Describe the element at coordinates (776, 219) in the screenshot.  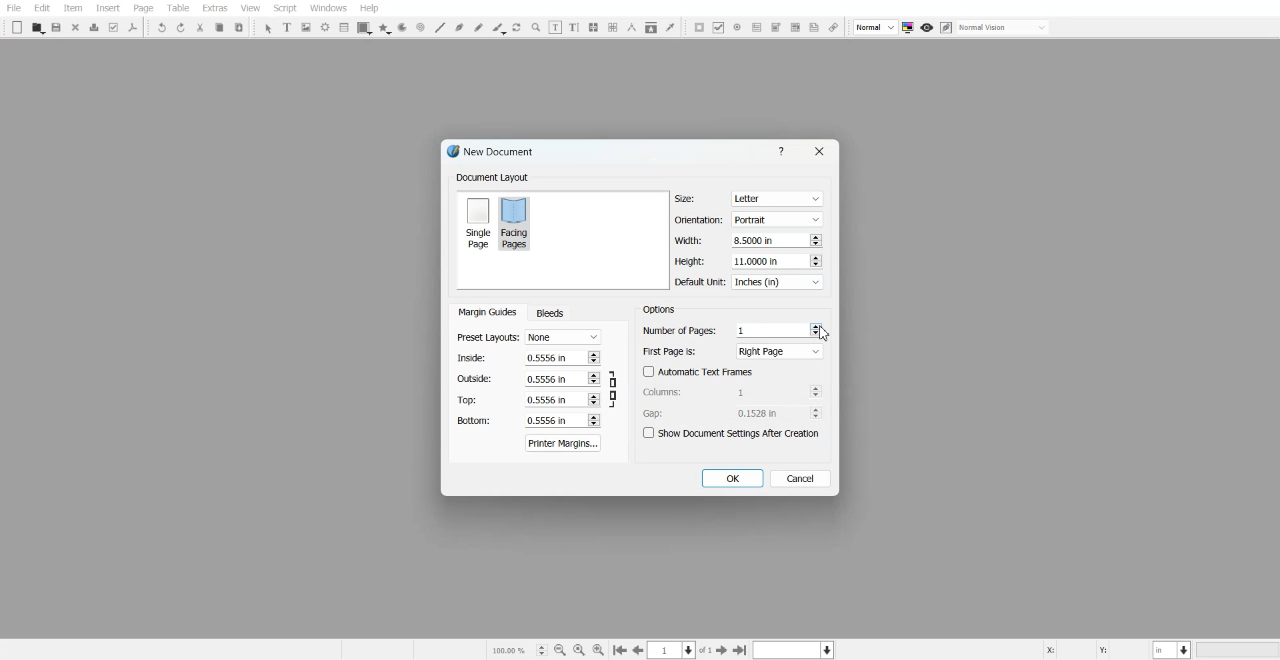
I see `Portrait` at that location.